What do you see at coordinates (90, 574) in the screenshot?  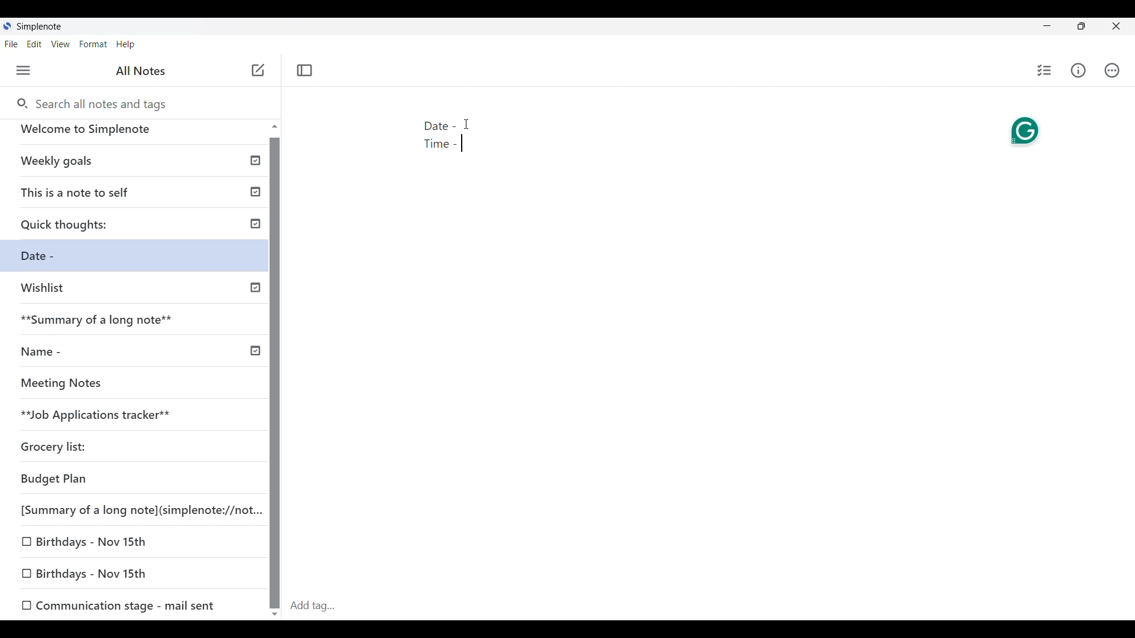 I see `Unpublished note` at bounding box center [90, 574].